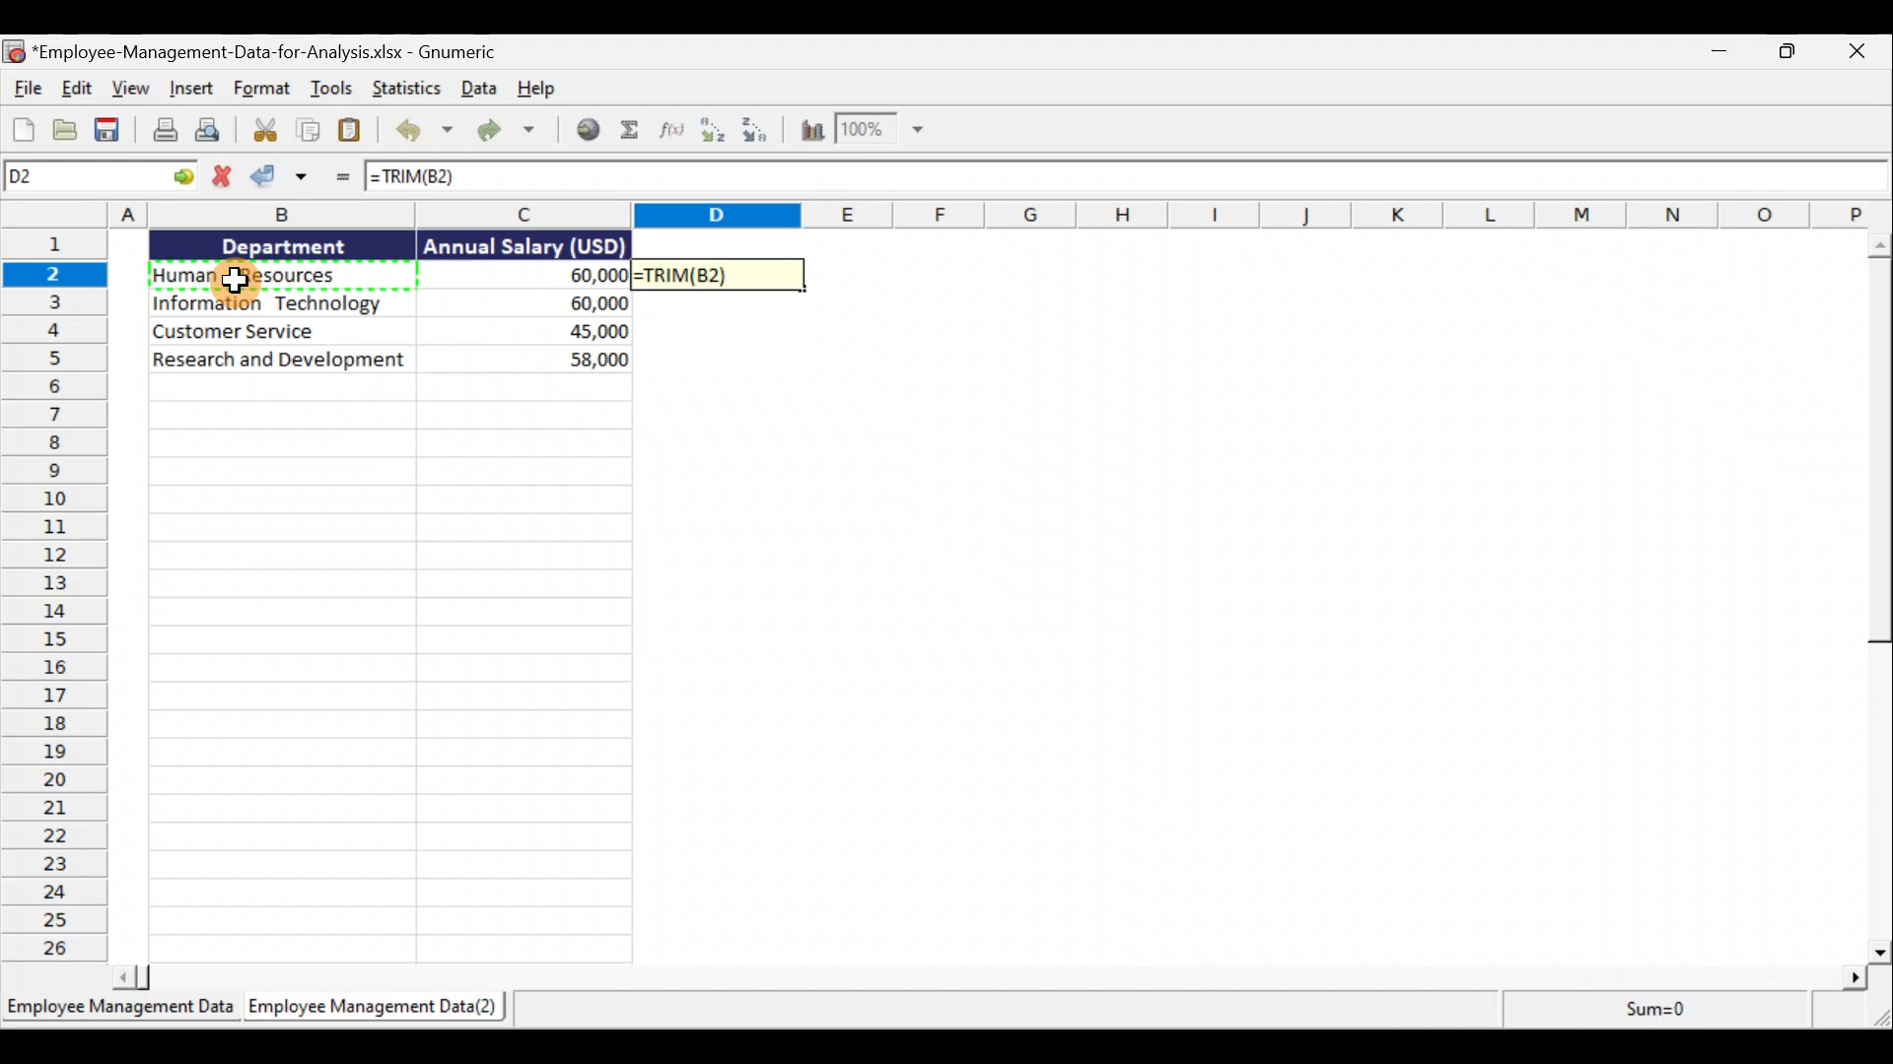  Describe the element at coordinates (423, 132) in the screenshot. I see `Undo the last action` at that location.